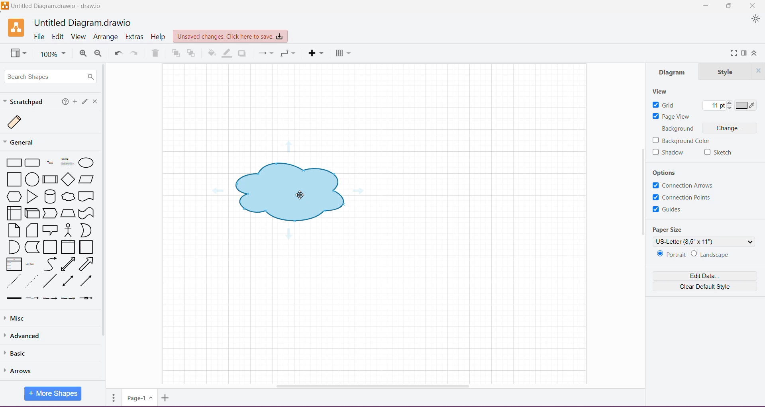 This screenshot has height=407, width=765. Describe the element at coordinates (718, 152) in the screenshot. I see `Sketch` at that location.